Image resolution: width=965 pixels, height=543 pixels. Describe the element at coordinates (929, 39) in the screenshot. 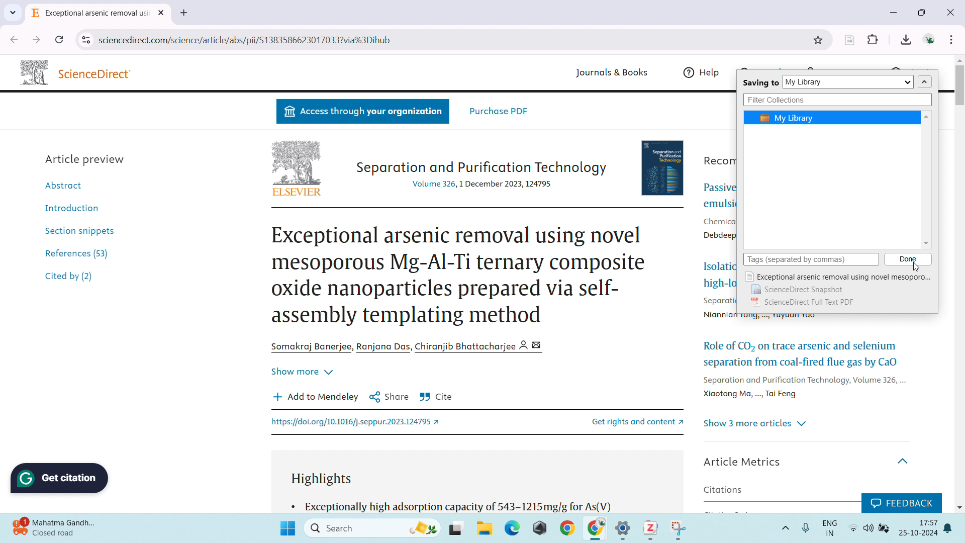

I see `account` at that location.